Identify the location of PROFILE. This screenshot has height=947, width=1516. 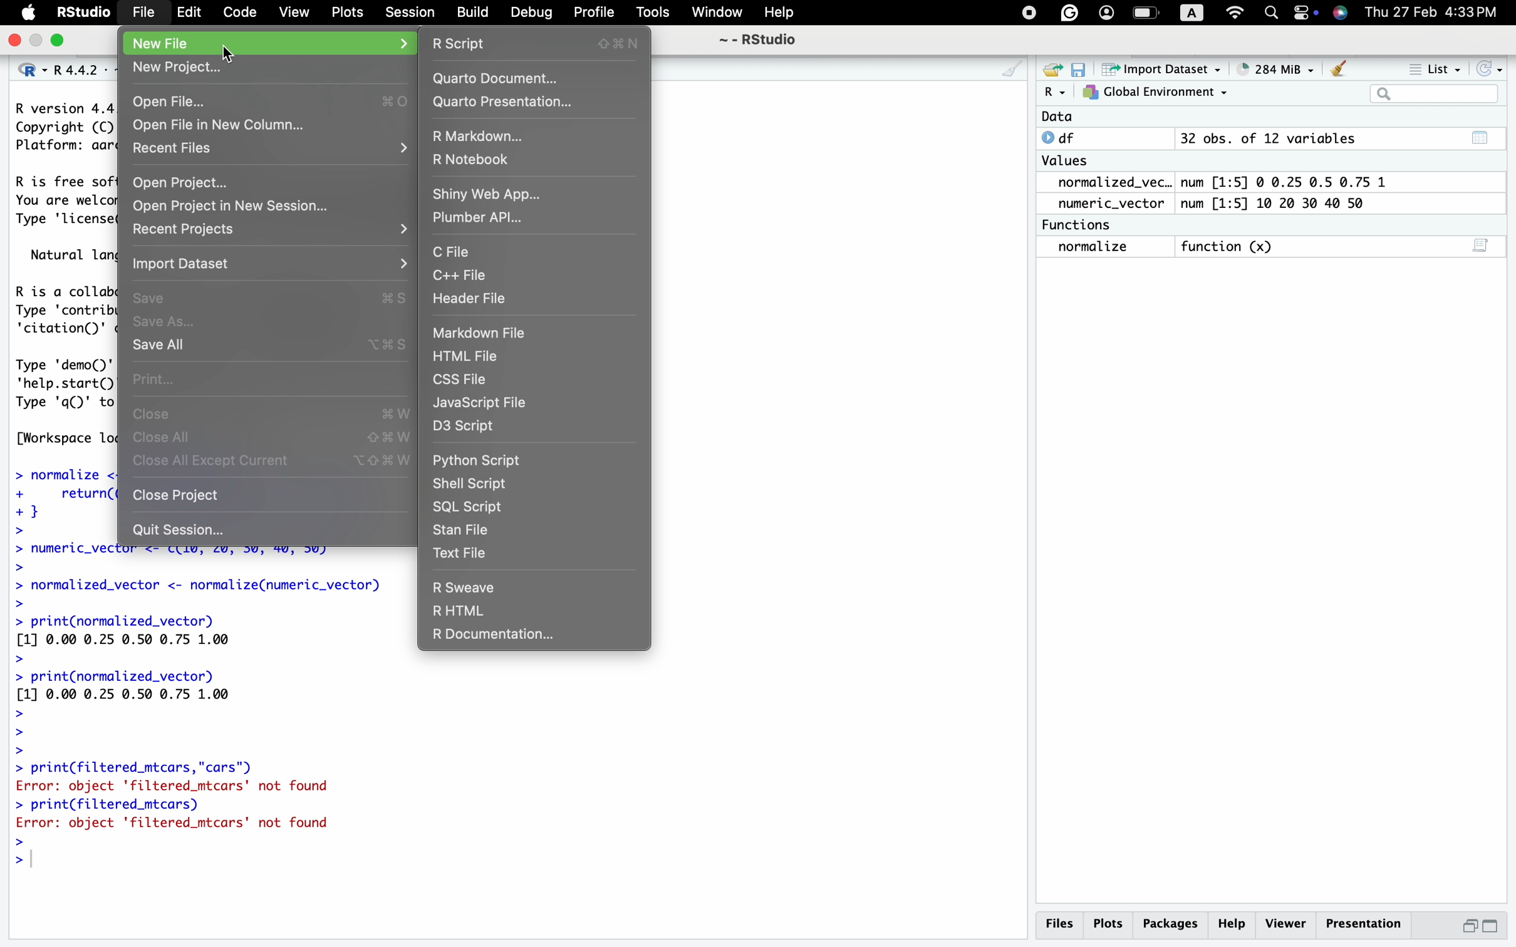
(1104, 11).